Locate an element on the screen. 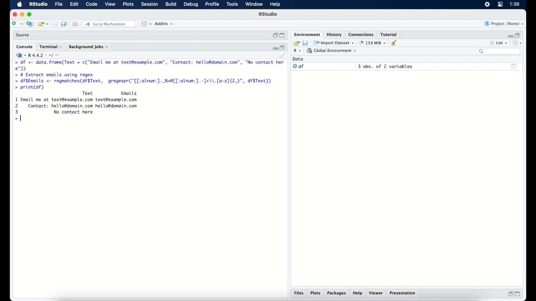 This screenshot has height=301, width=536. build is located at coordinates (171, 4).